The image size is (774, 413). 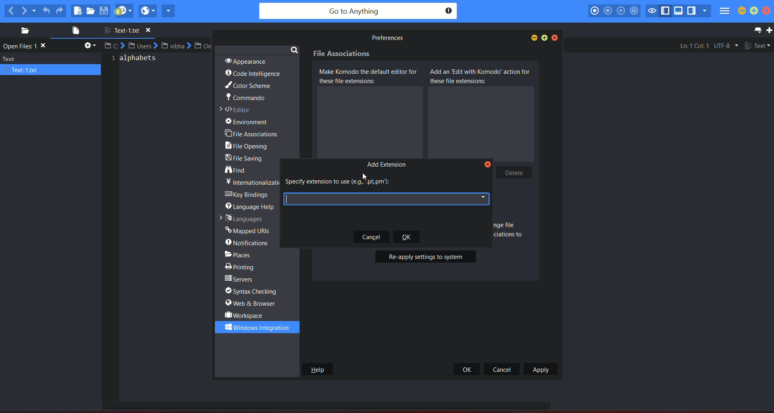 What do you see at coordinates (691, 12) in the screenshot?
I see `show/hide right pane` at bounding box center [691, 12].